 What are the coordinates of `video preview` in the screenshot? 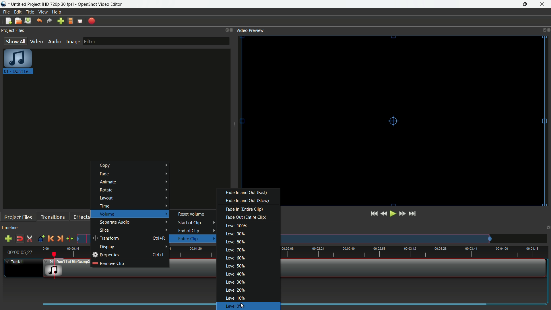 It's located at (394, 112).